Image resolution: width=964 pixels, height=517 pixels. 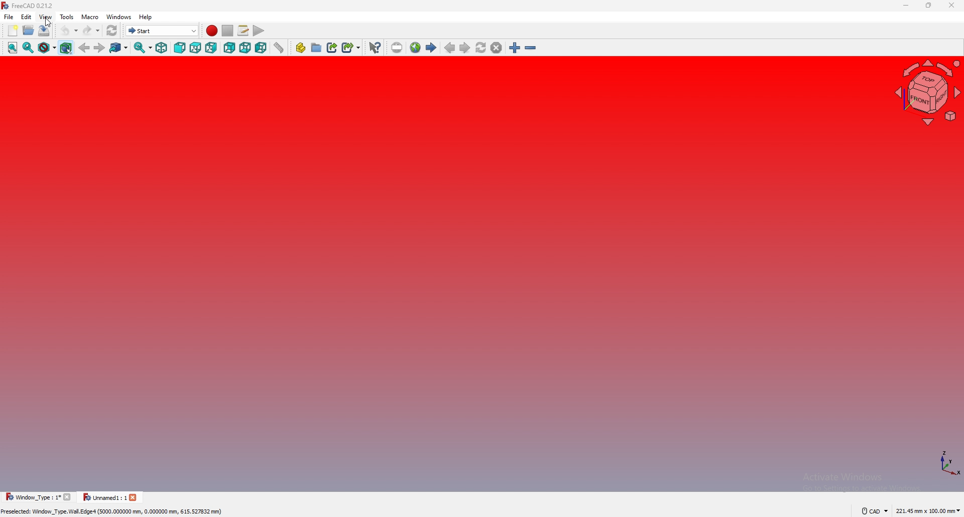 What do you see at coordinates (13, 48) in the screenshot?
I see `fit all` at bounding box center [13, 48].